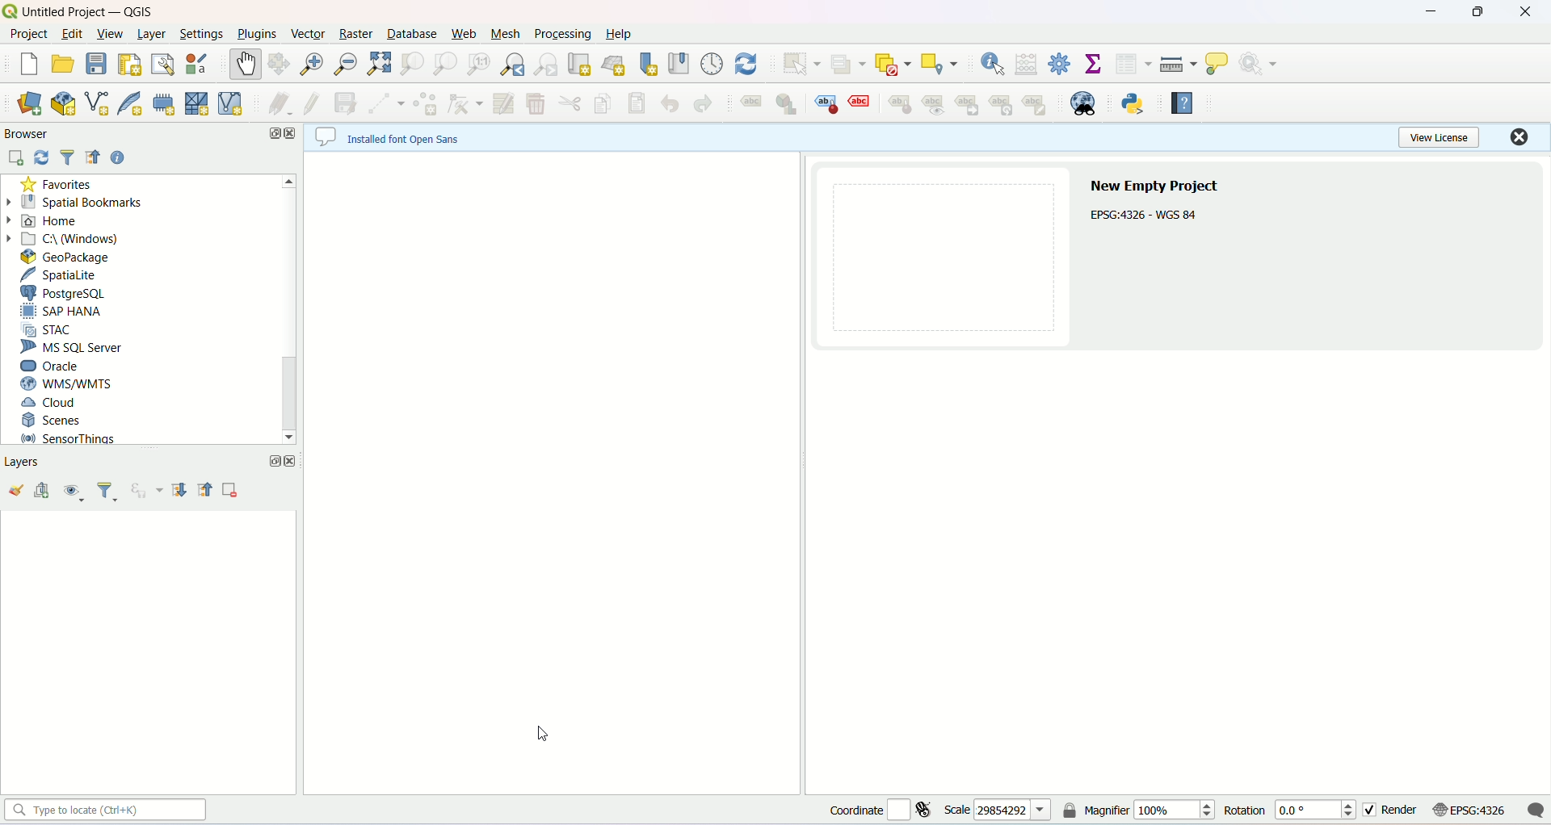 This screenshot has width=1551, height=825. What do you see at coordinates (1217, 61) in the screenshot?
I see `` at bounding box center [1217, 61].